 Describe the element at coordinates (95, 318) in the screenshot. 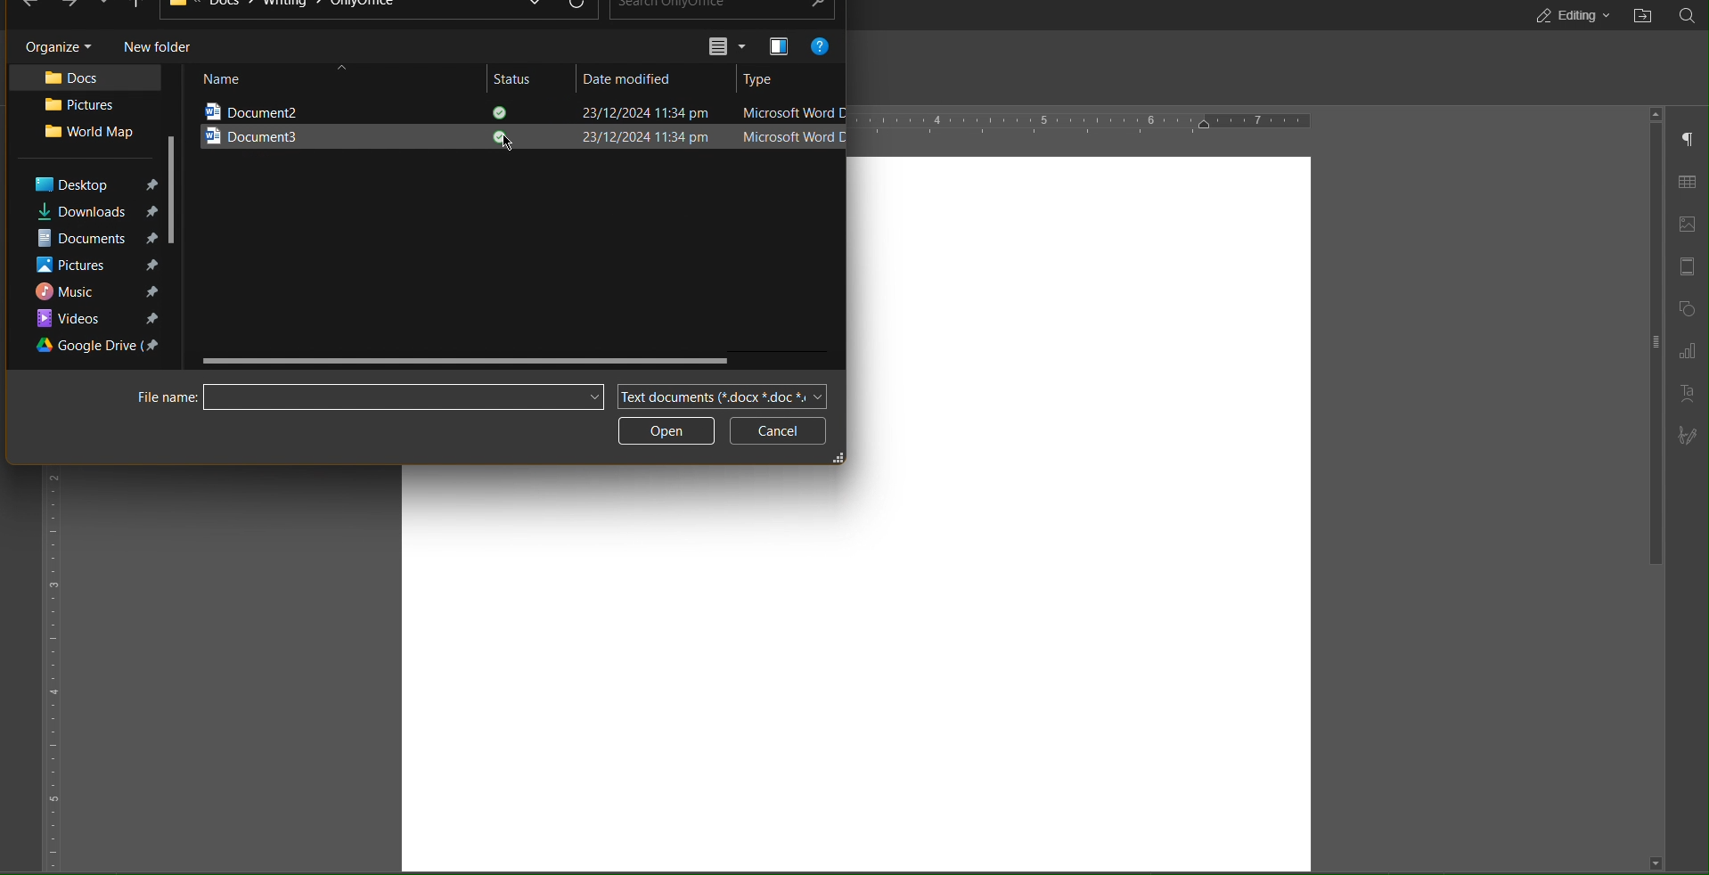

I see `Videos` at that location.